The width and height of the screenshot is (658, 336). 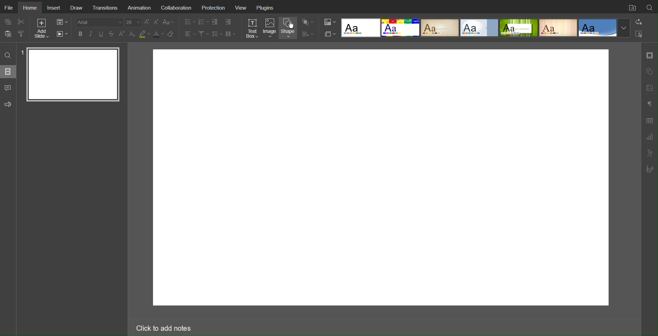 What do you see at coordinates (158, 34) in the screenshot?
I see `Text Color` at bounding box center [158, 34].